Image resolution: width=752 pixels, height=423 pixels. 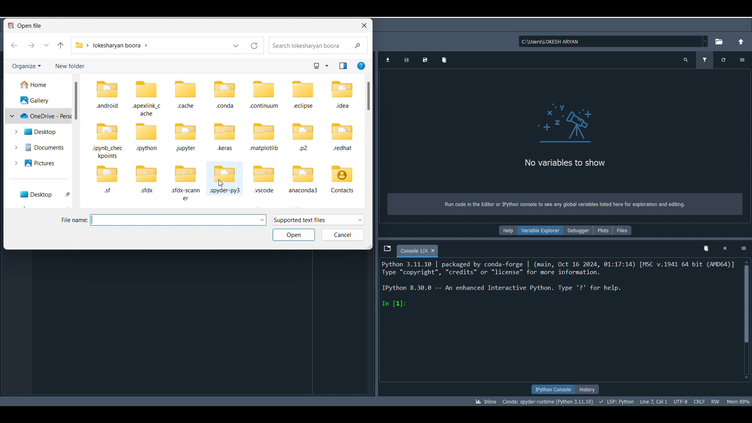 I want to click on go back, so click(x=14, y=45).